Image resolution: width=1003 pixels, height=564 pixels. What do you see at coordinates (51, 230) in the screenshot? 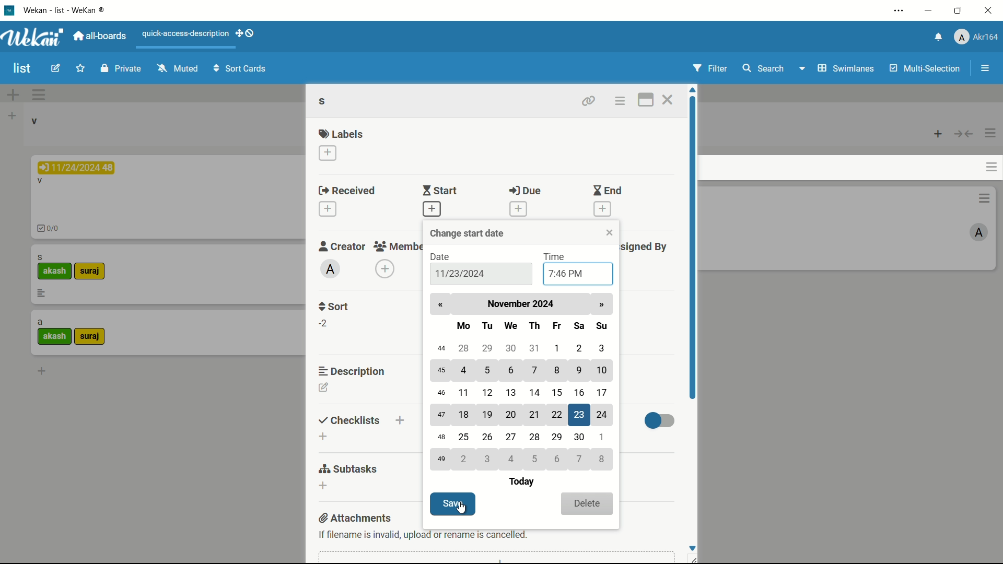
I see `checklist` at bounding box center [51, 230].